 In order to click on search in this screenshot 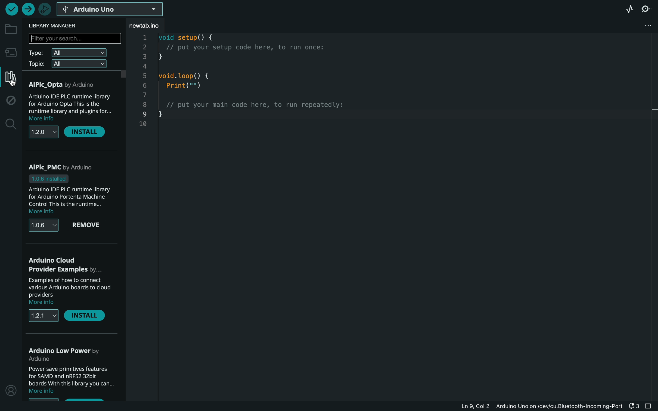, I will do `click(10, 125)`.